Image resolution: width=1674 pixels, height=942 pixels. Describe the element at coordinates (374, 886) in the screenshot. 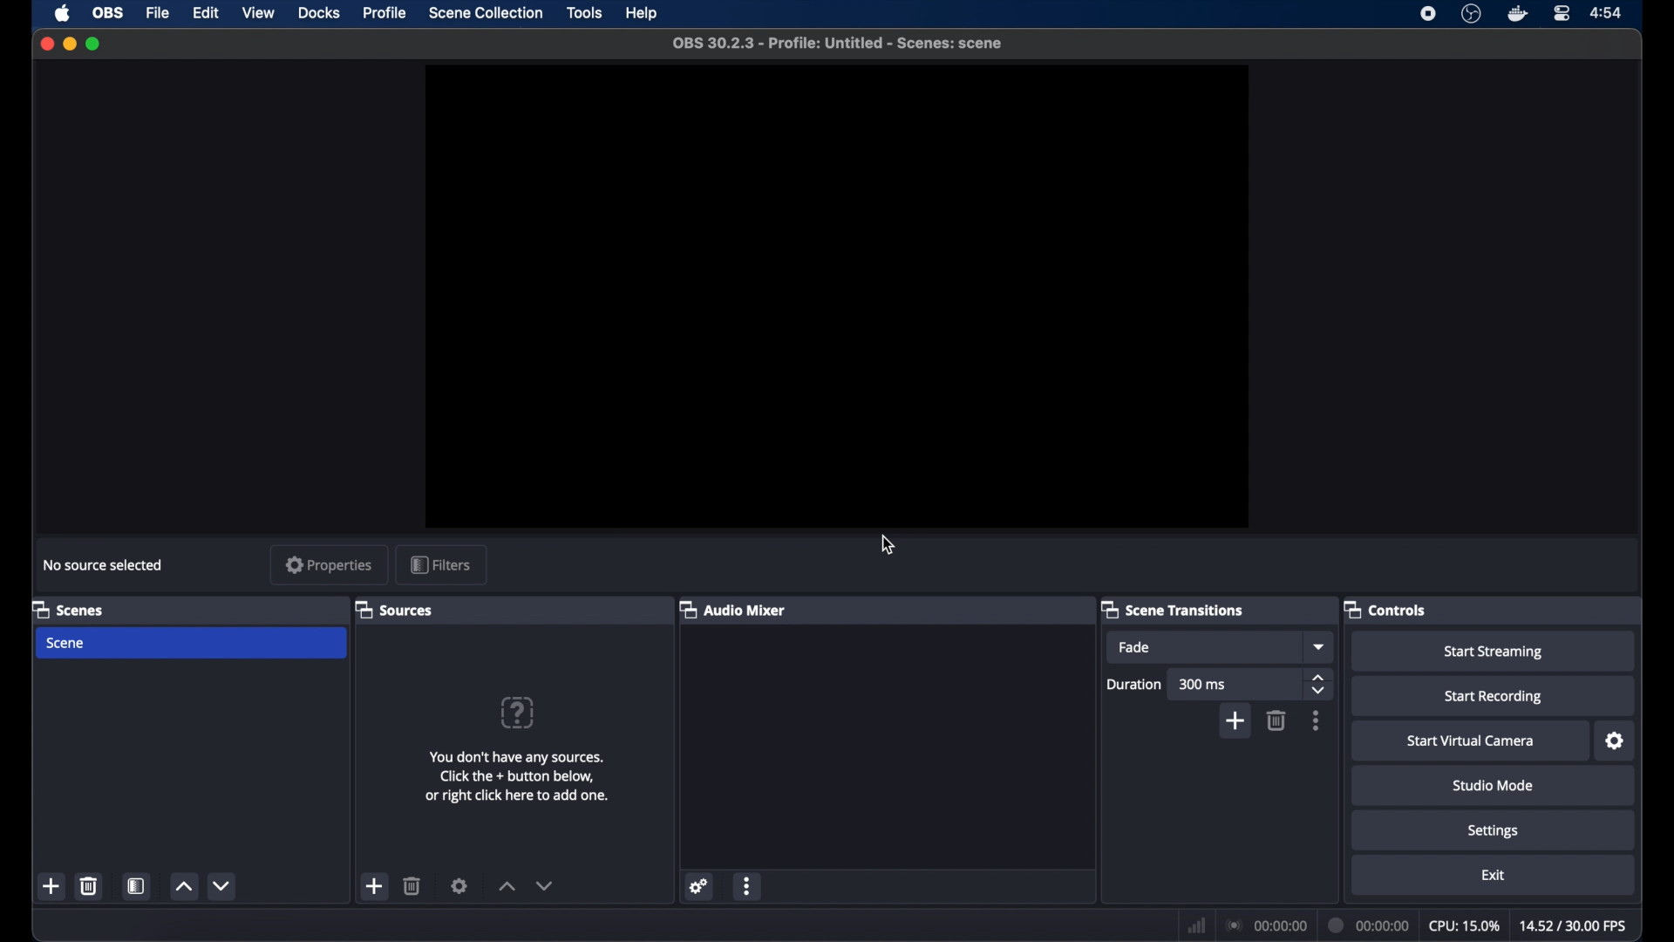

I see `add scene` at that location.